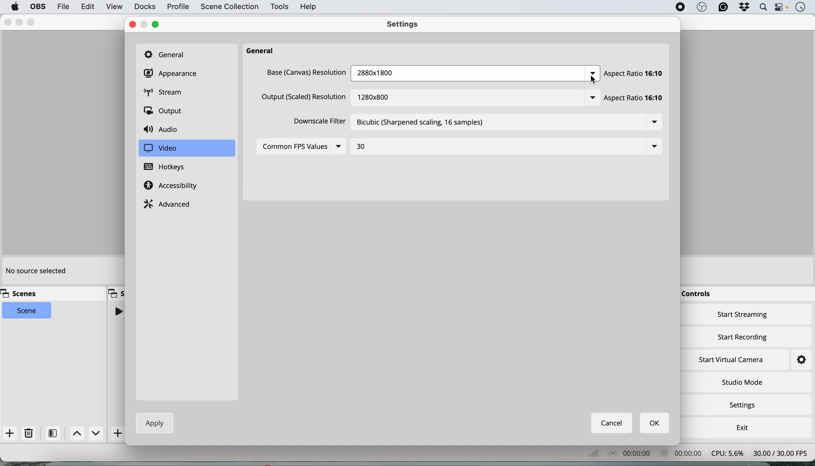 The height and width of the screenshot is (466, 815). What do you see at coordinates (160, 149) in the screenshot?
I see `video` at bounding box center [160, 149].